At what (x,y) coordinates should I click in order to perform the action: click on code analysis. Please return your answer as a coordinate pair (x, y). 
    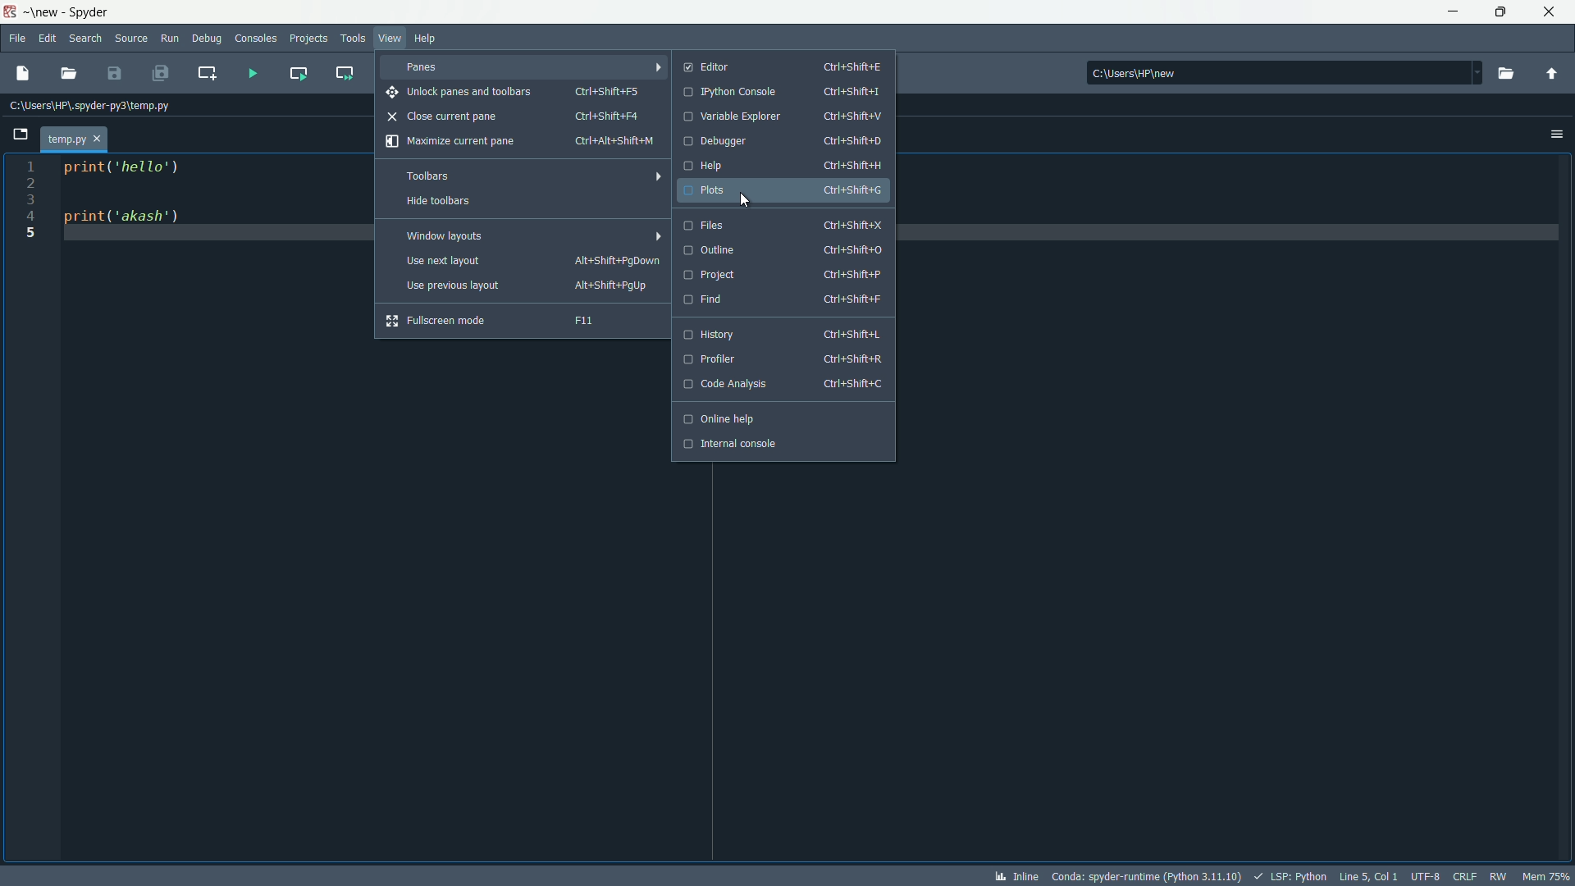
    Looking at the image, I should click on (781, 385).